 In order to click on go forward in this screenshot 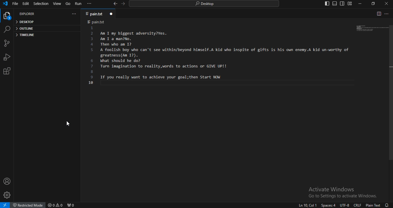, I will do `click(124, 4)`.